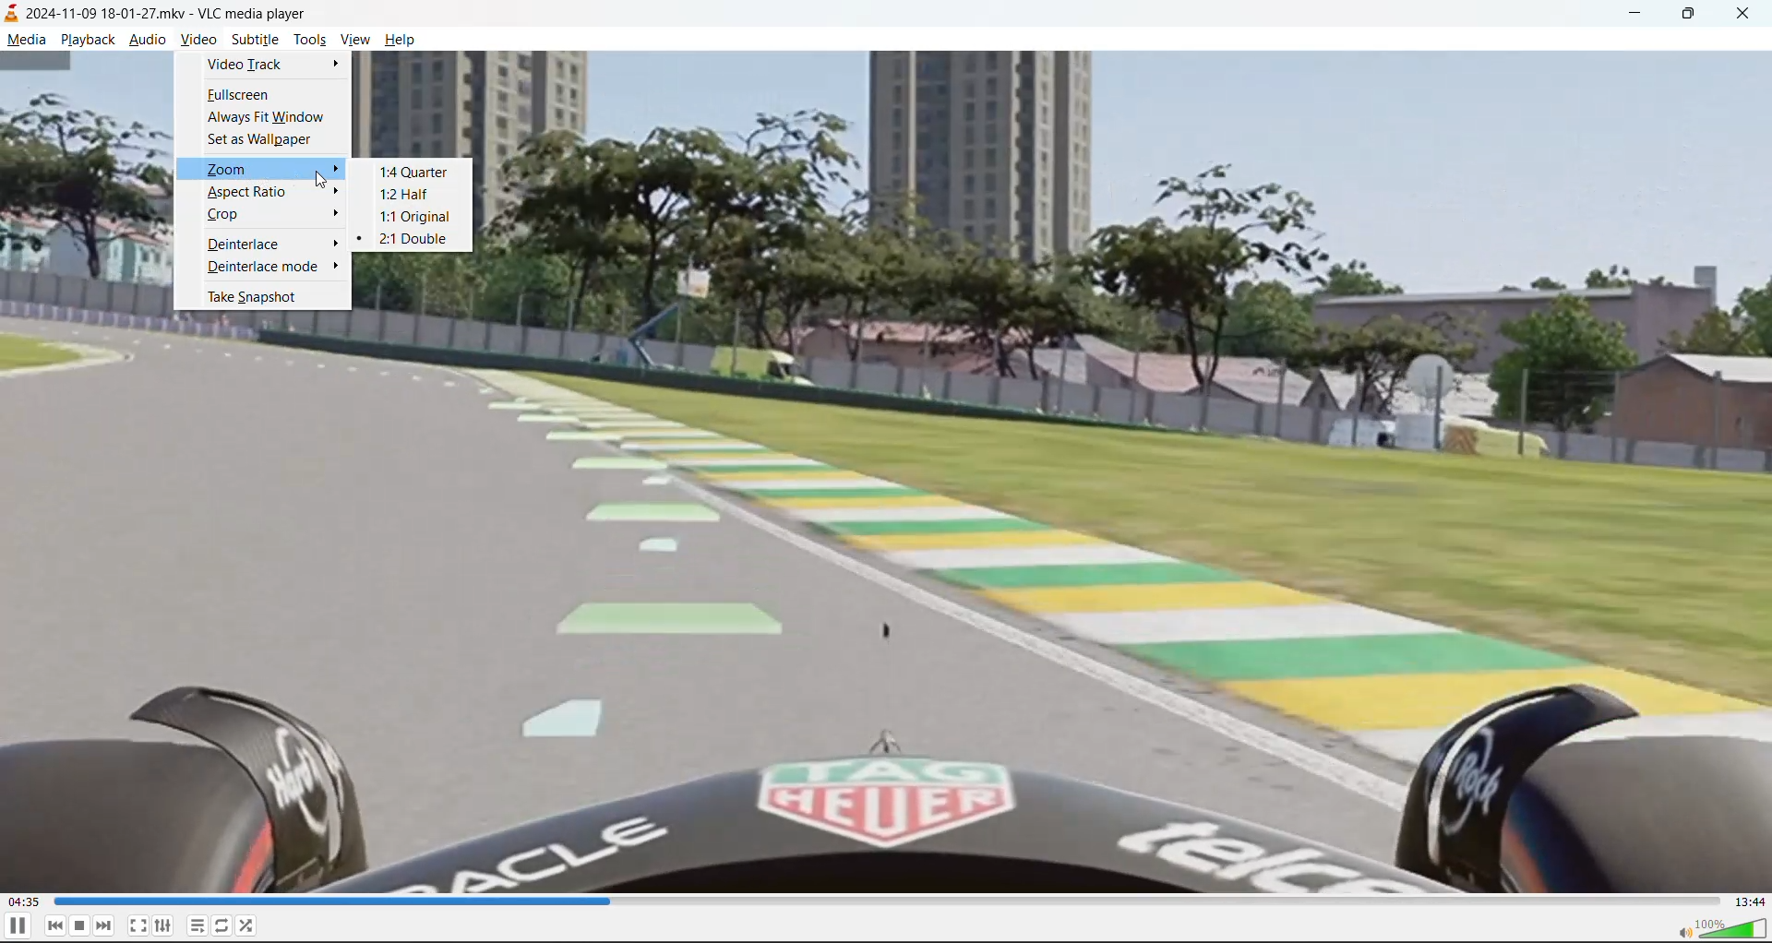 The height and width of the screenshot is (943, 1772). I want to click on playback, so click(88, 41).